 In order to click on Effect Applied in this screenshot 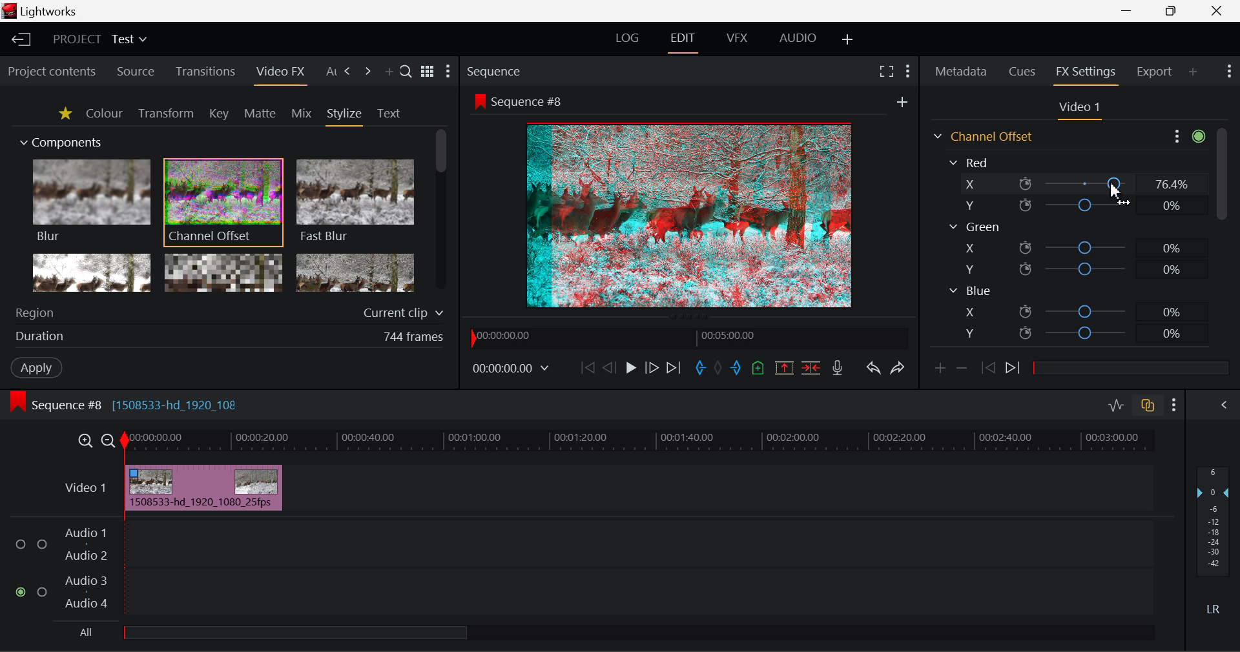, I will do `click(205, 485)`.